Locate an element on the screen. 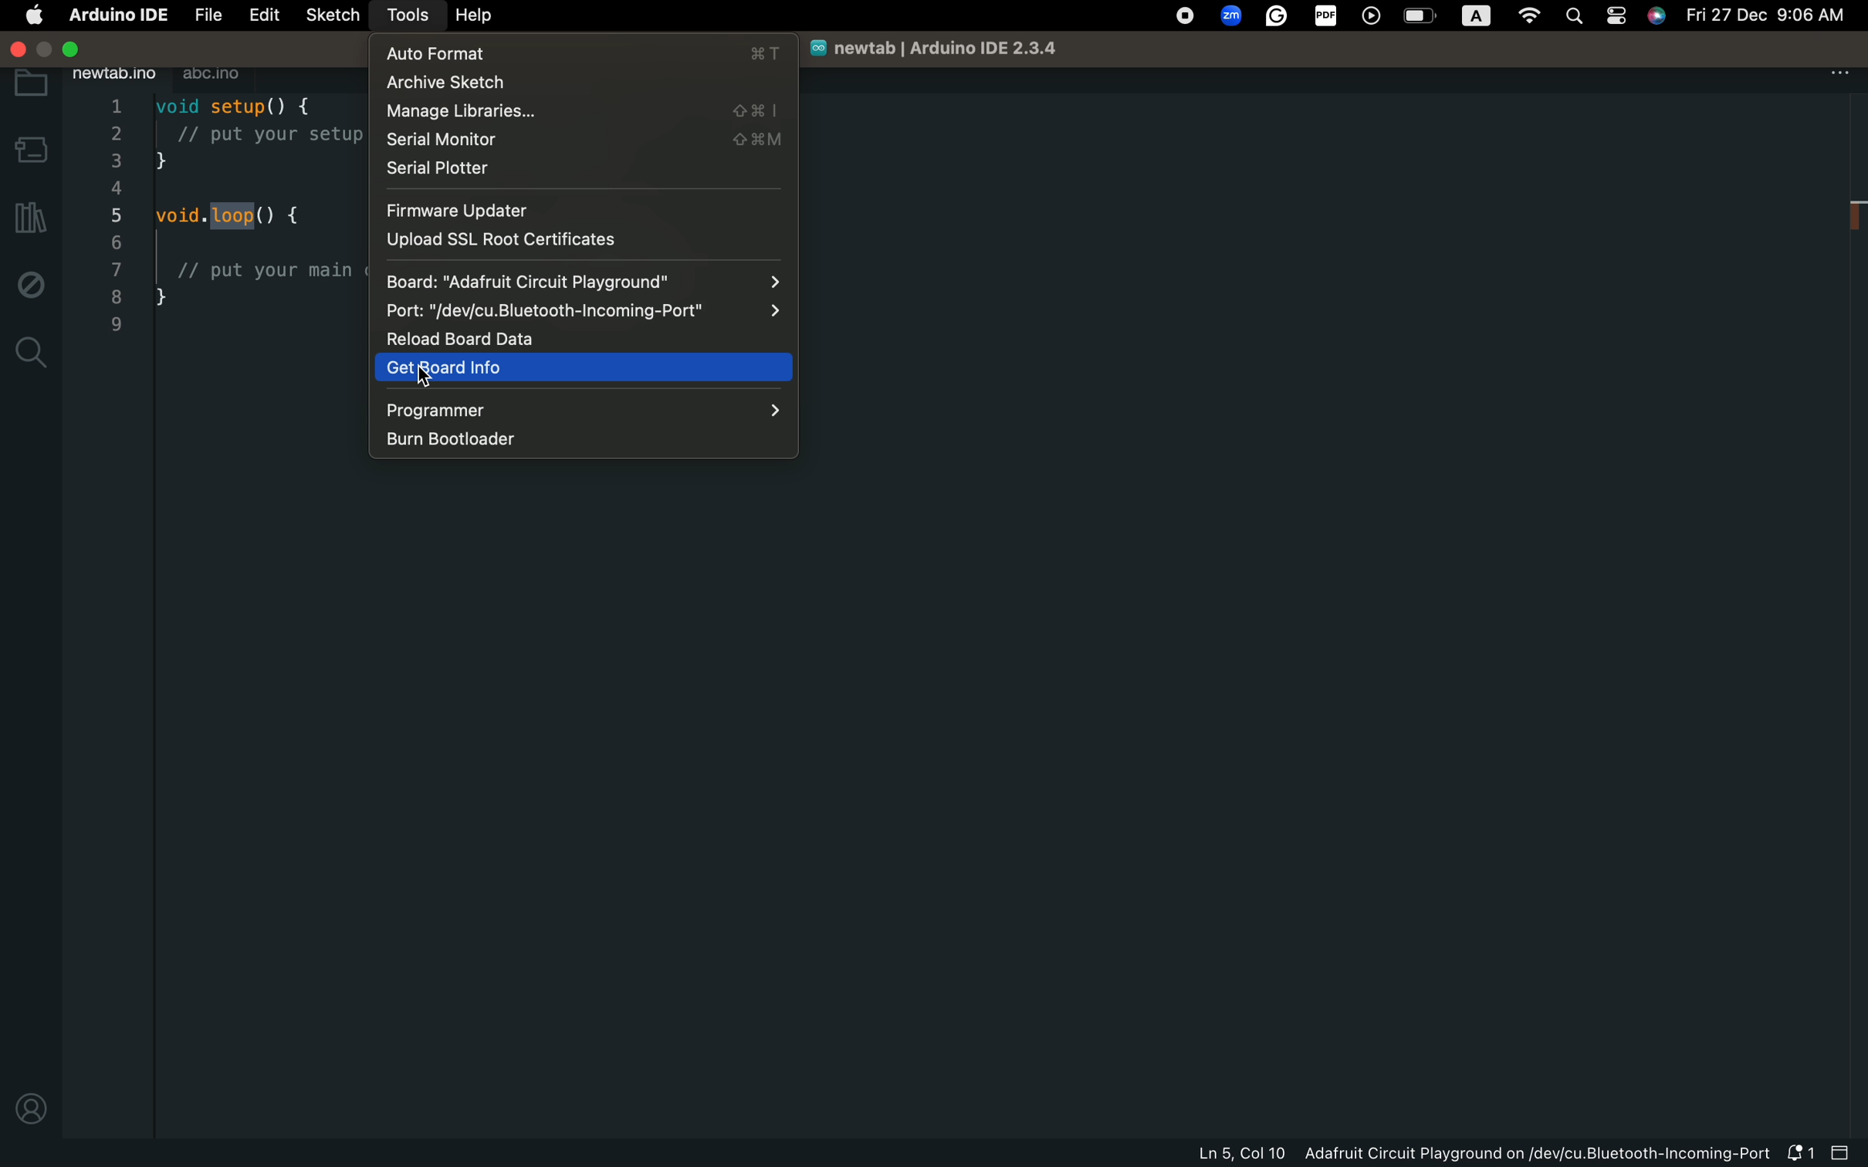 The height and width of the screenshot is (1167, 1868). serial monitor is located at coordinates (584, 140).